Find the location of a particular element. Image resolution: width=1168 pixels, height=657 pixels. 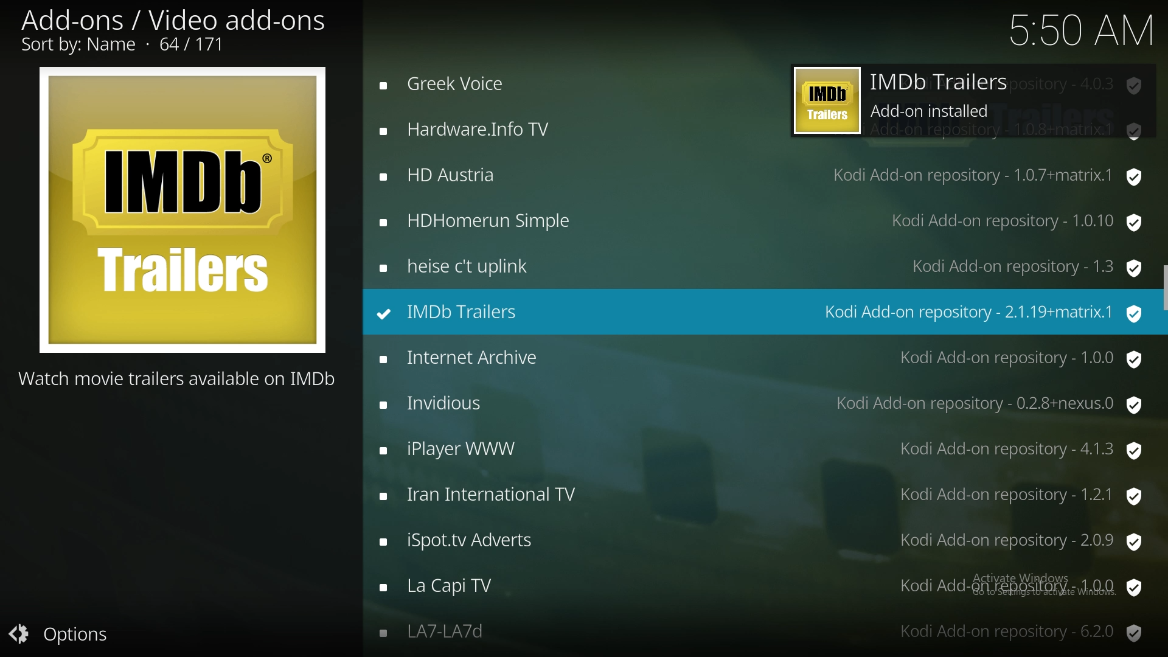

add on is located at coordinates (760, 269).